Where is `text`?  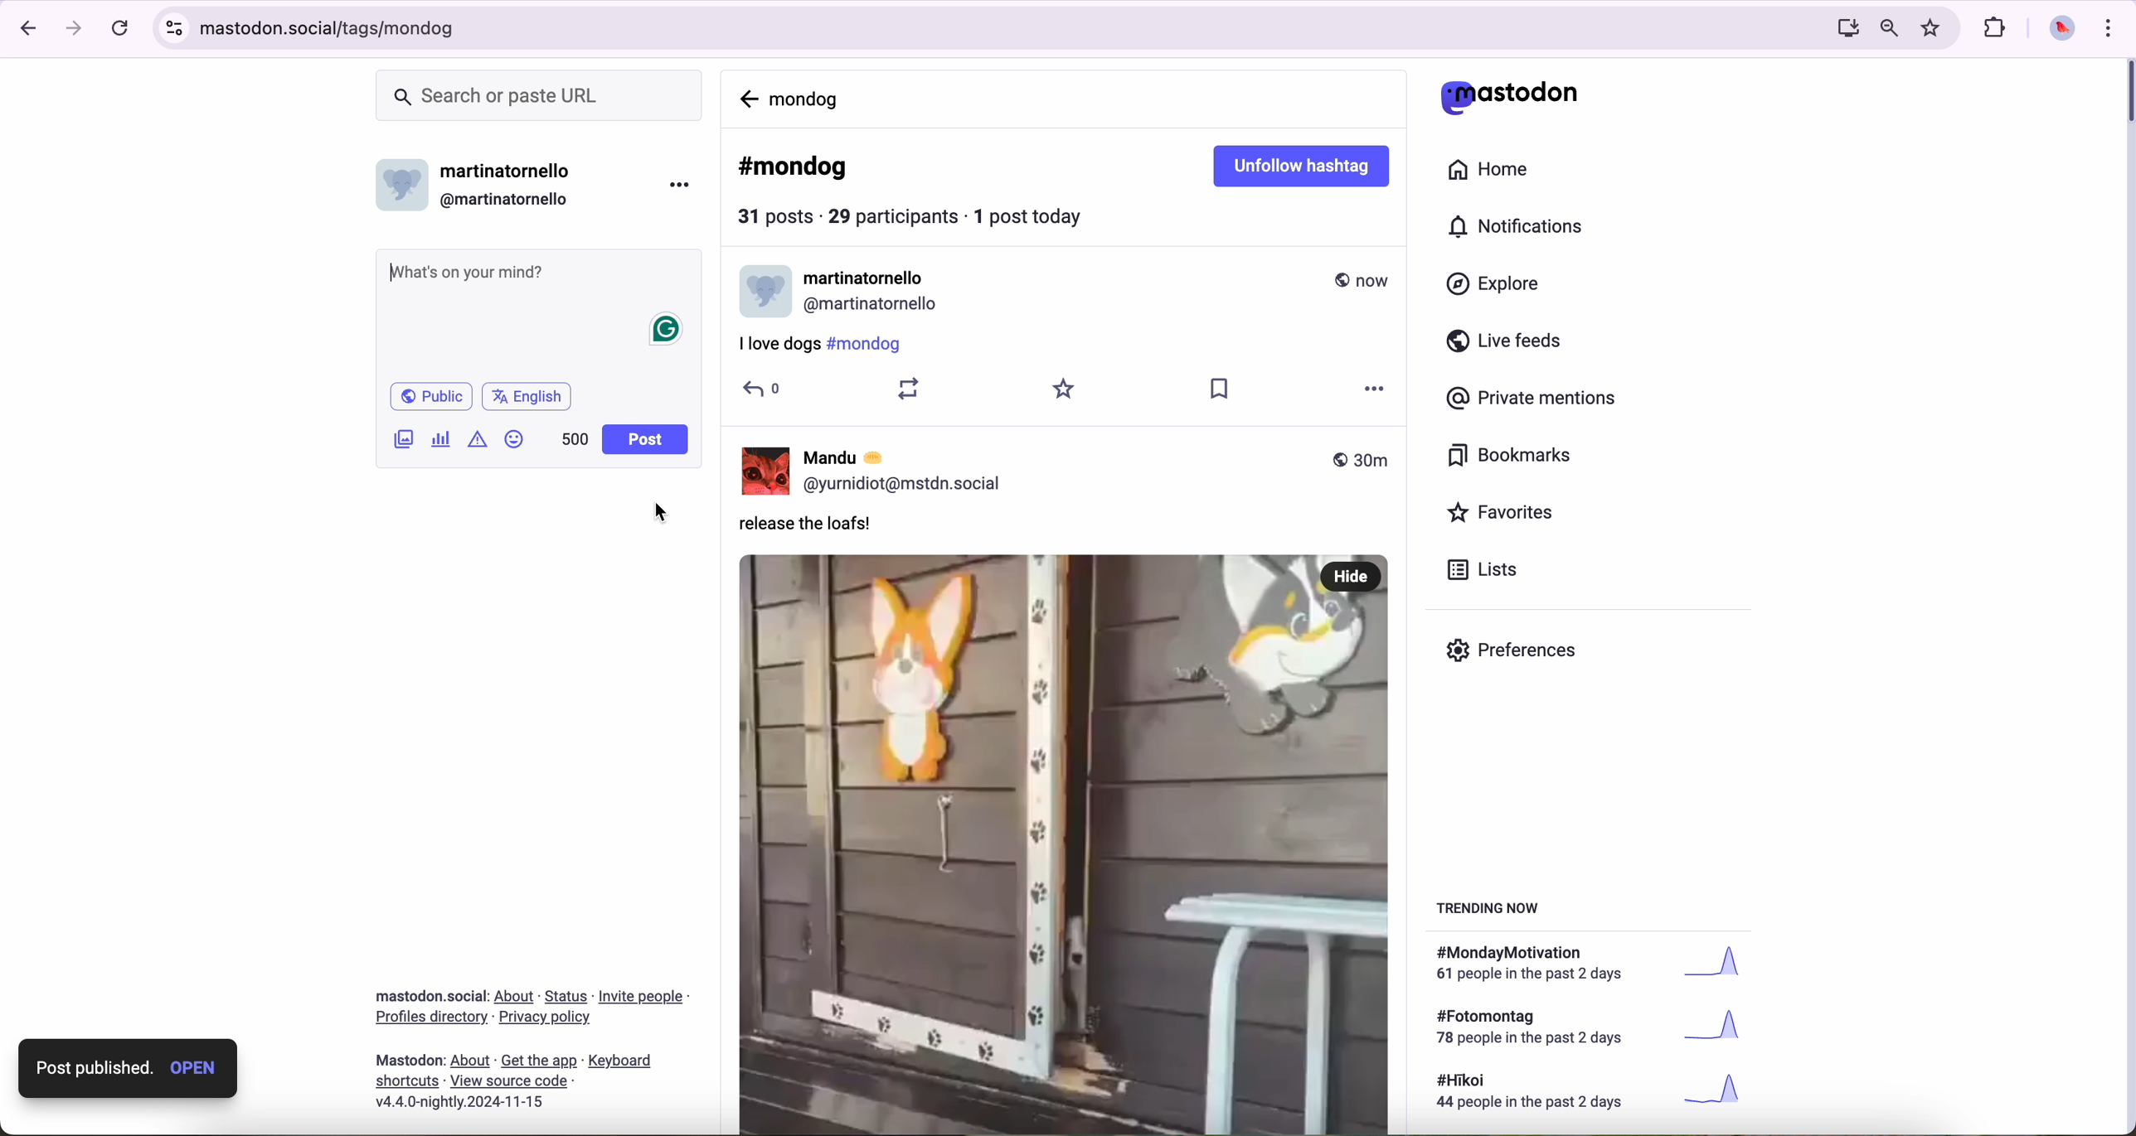 text is located at coordinates (1538, 1094).